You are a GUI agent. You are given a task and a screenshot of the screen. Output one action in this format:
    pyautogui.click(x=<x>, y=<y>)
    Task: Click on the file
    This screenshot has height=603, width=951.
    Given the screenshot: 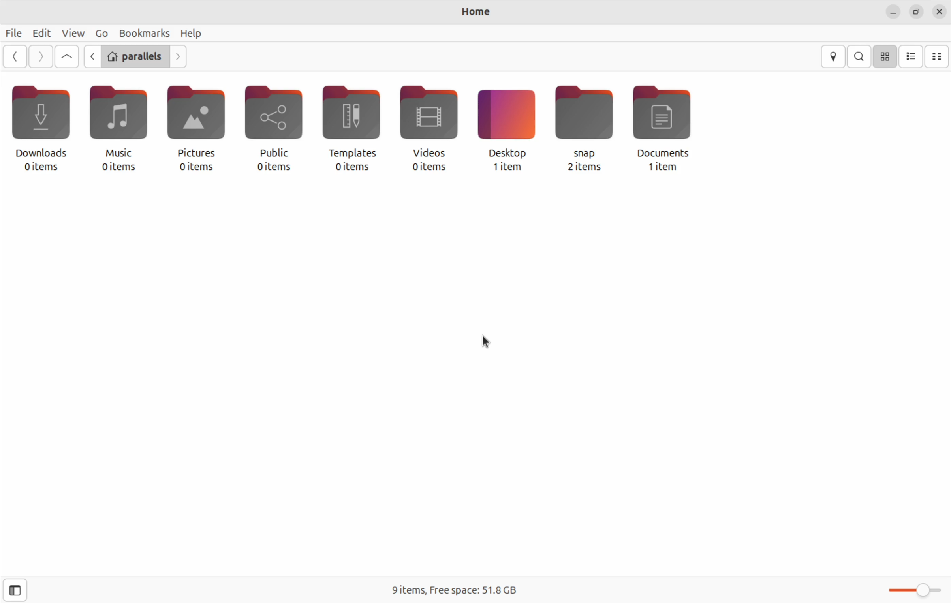 What is the action you would take?
    pyautogui.click(x=15, y=34)
    